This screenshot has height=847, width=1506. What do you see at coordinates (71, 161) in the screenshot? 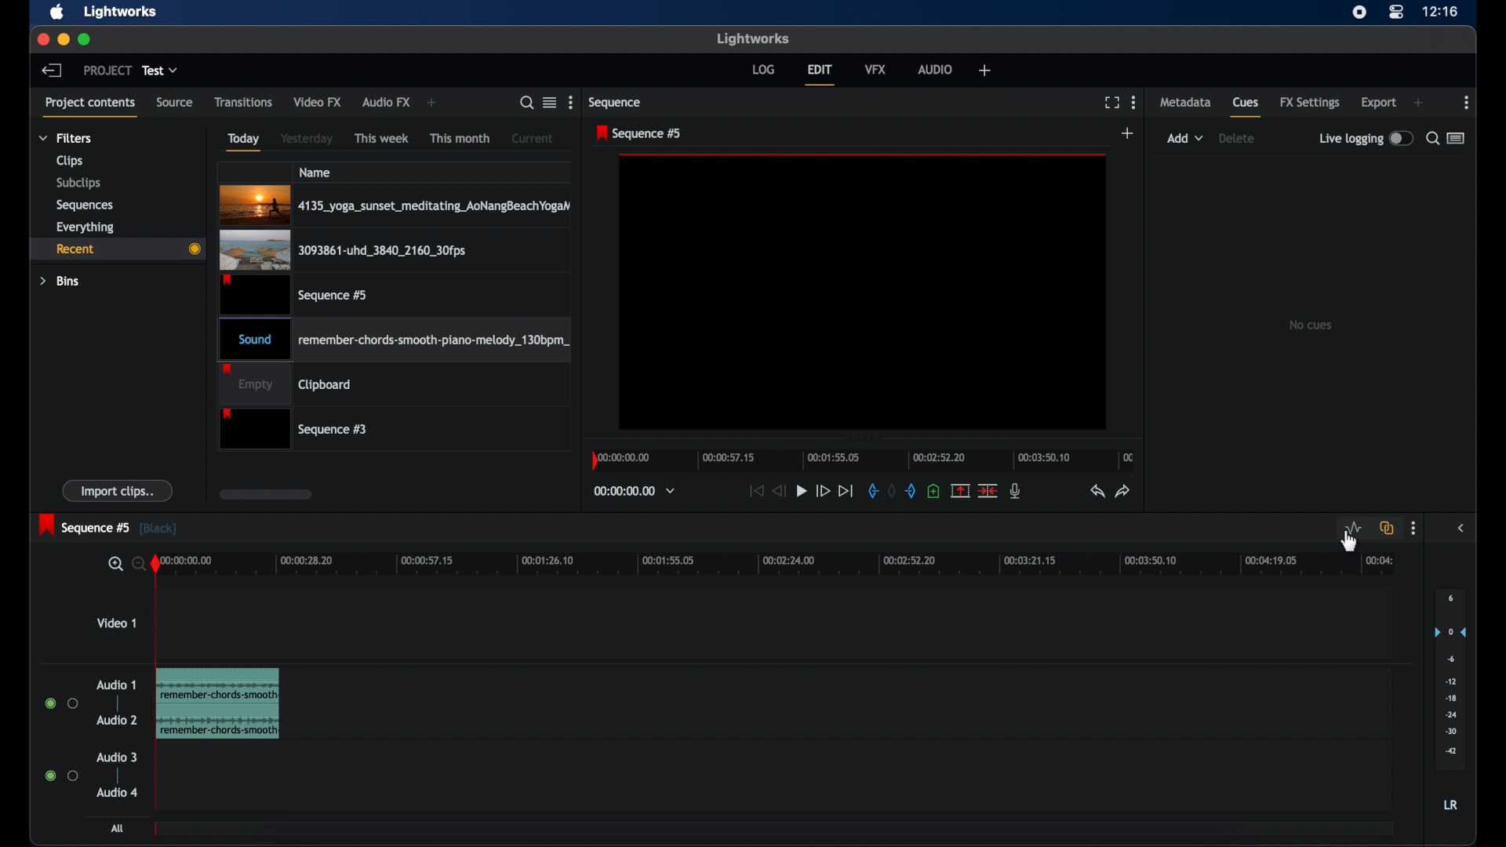
I see `clips` at bounding box center [71, 161].